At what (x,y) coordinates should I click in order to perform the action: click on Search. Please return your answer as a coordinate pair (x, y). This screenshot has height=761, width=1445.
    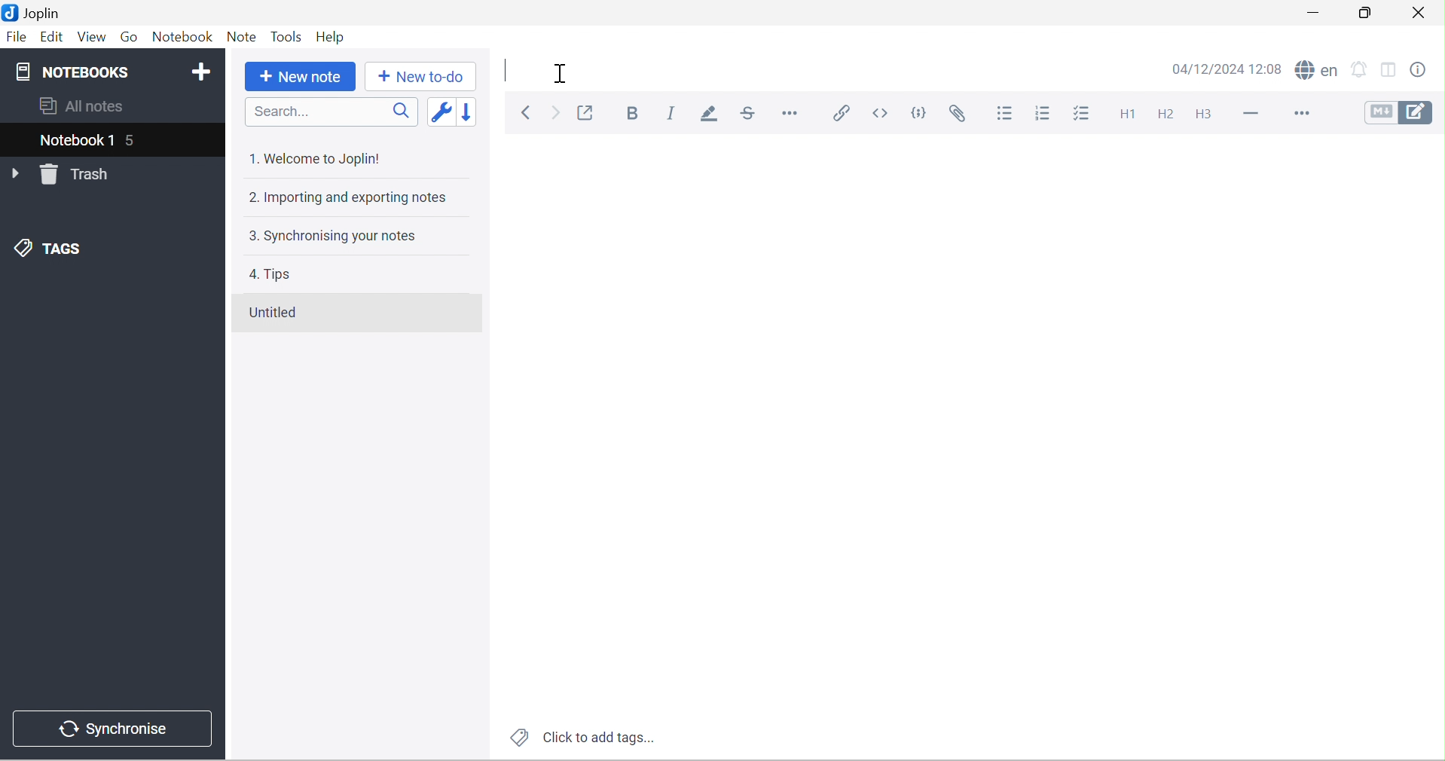
    Looking at the image, I should click on (333, 113).